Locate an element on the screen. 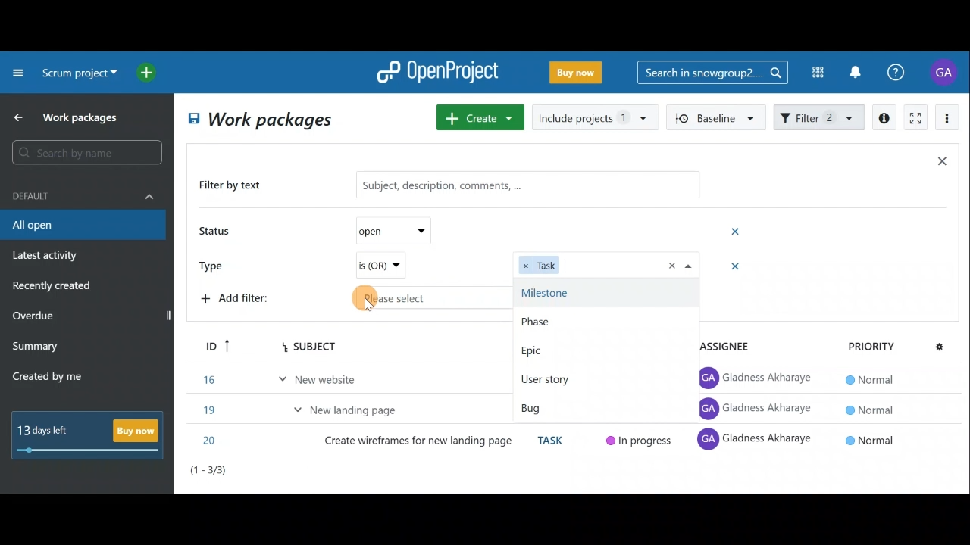 Image resolution: width=970 pixels, height=545 pixels. Summary is located at coordinates (36, 348).